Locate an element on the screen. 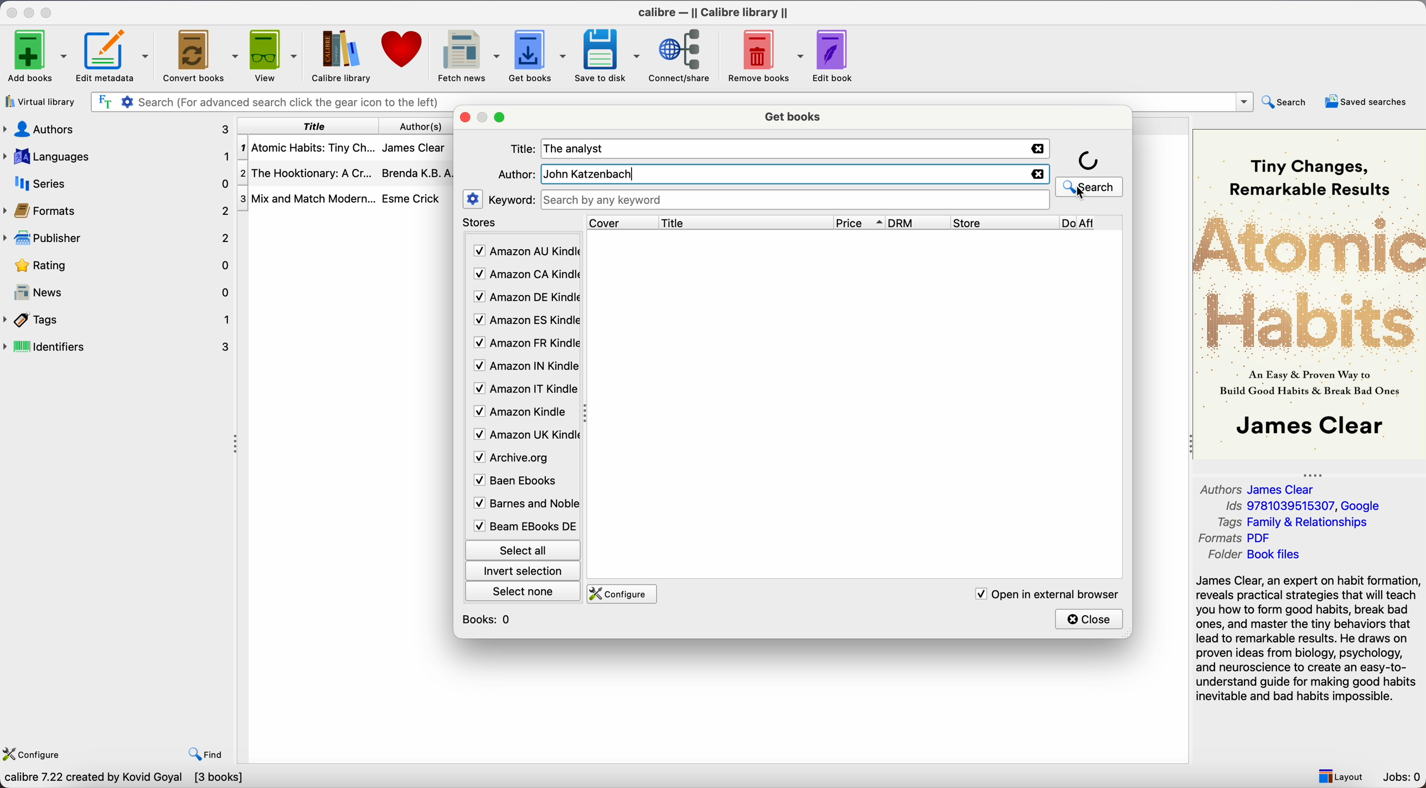  clear is located at coordinates (1039, 174).